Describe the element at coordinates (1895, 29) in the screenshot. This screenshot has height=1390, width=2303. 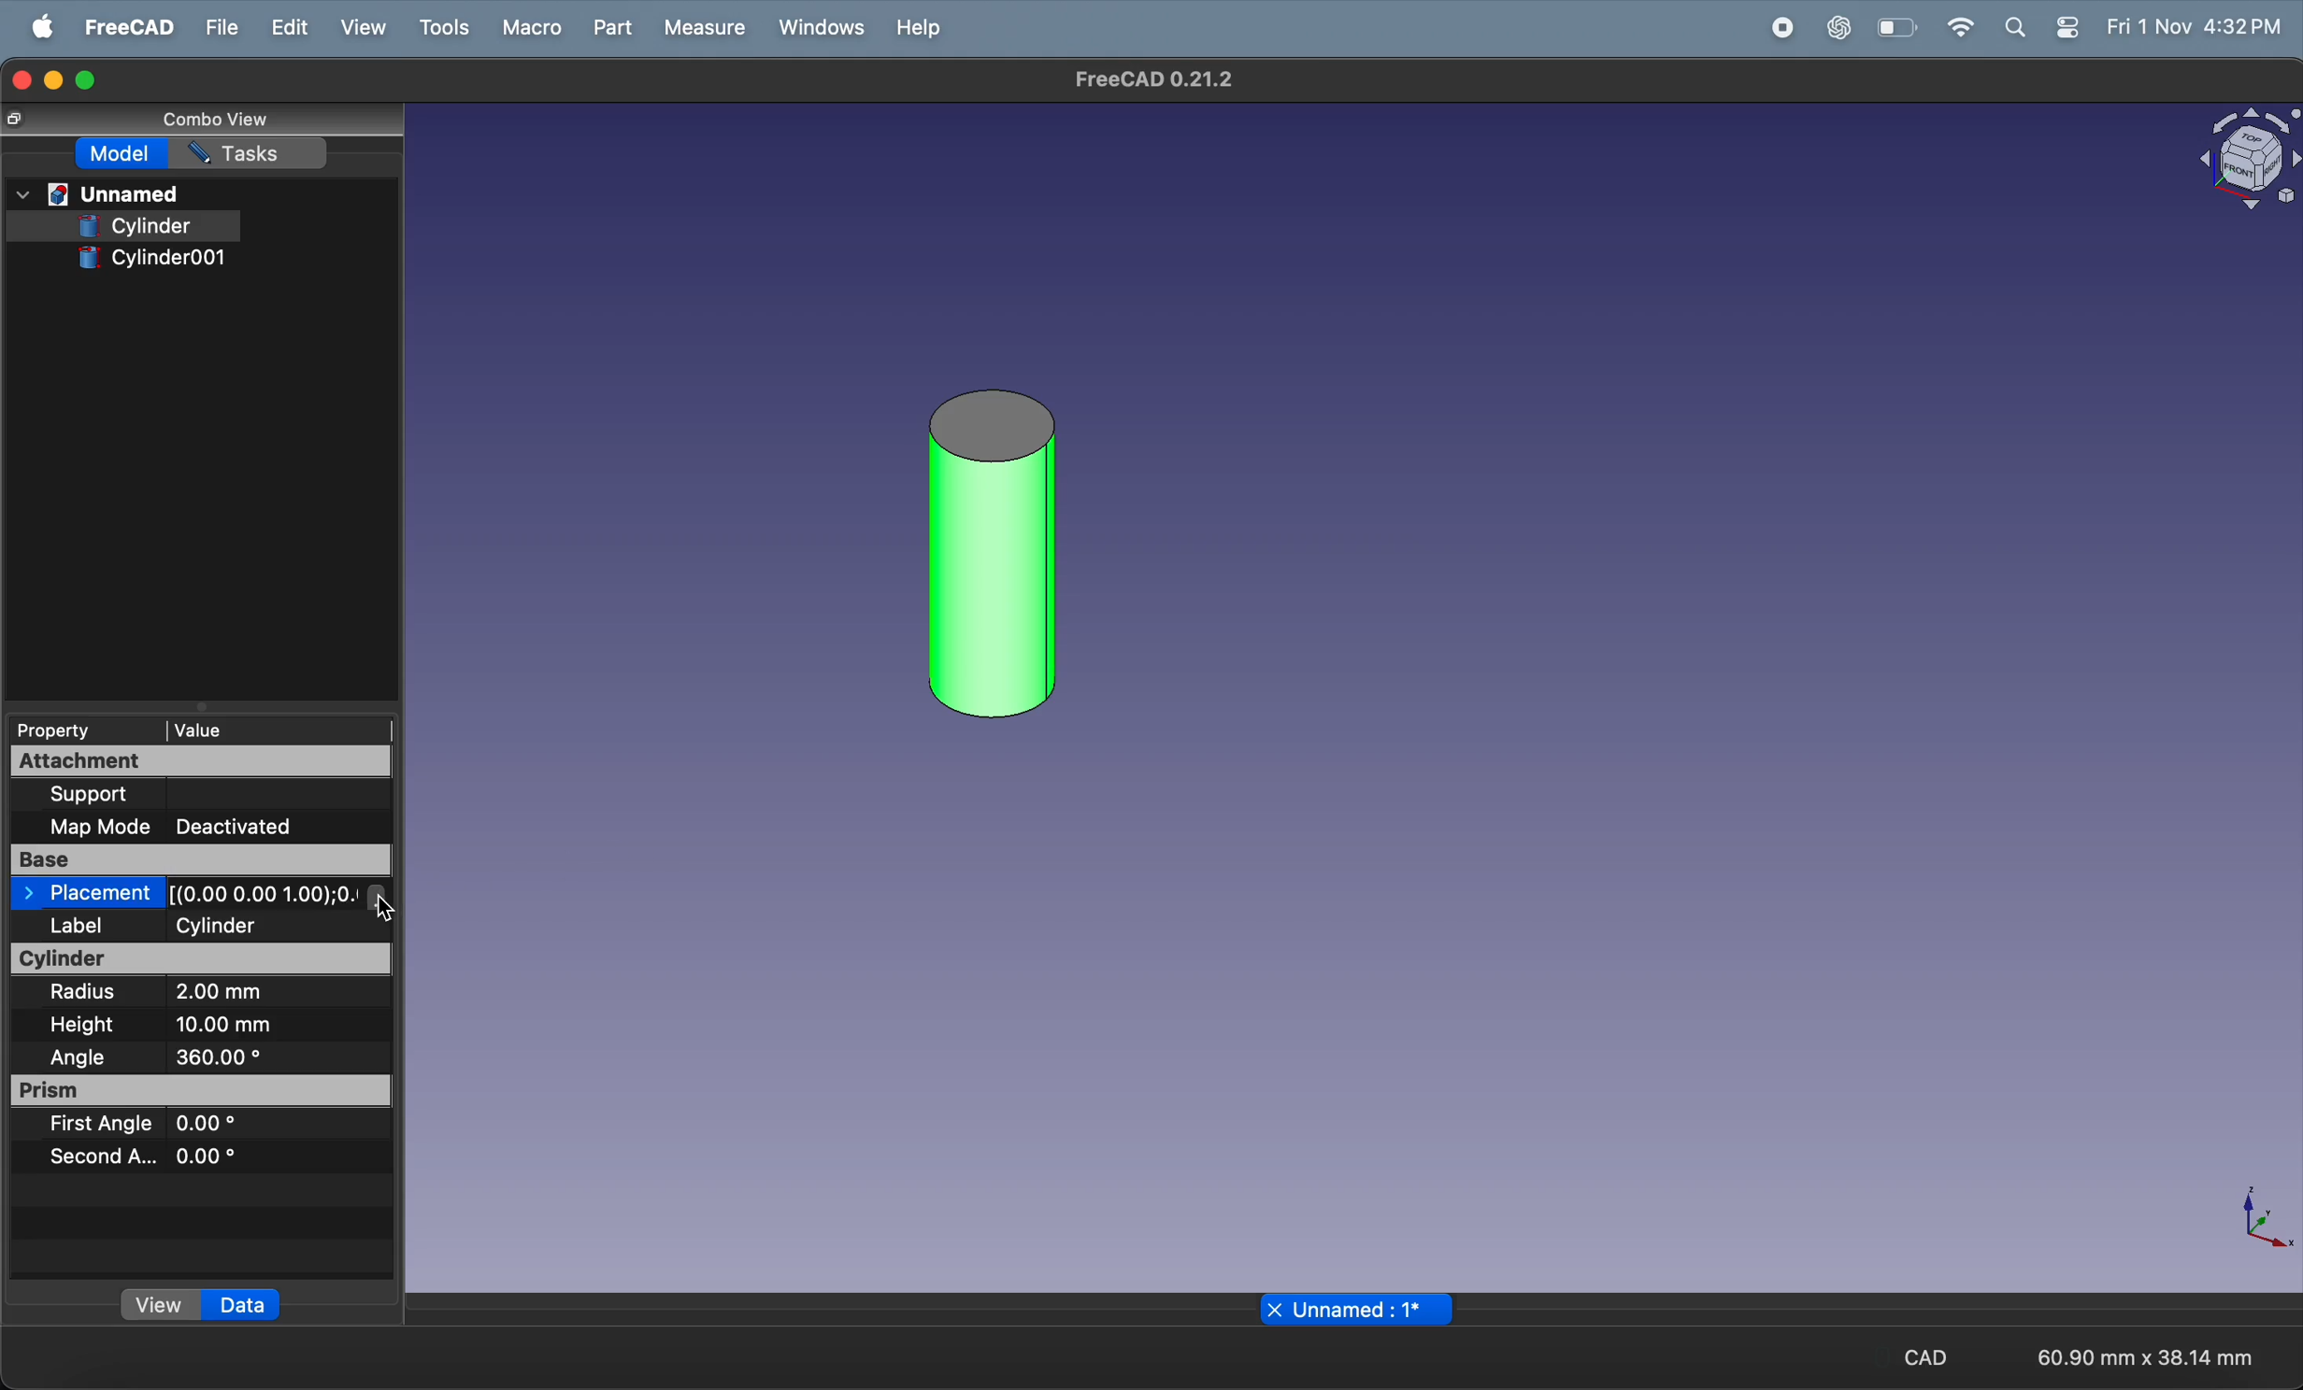
I see `battery` at that location.